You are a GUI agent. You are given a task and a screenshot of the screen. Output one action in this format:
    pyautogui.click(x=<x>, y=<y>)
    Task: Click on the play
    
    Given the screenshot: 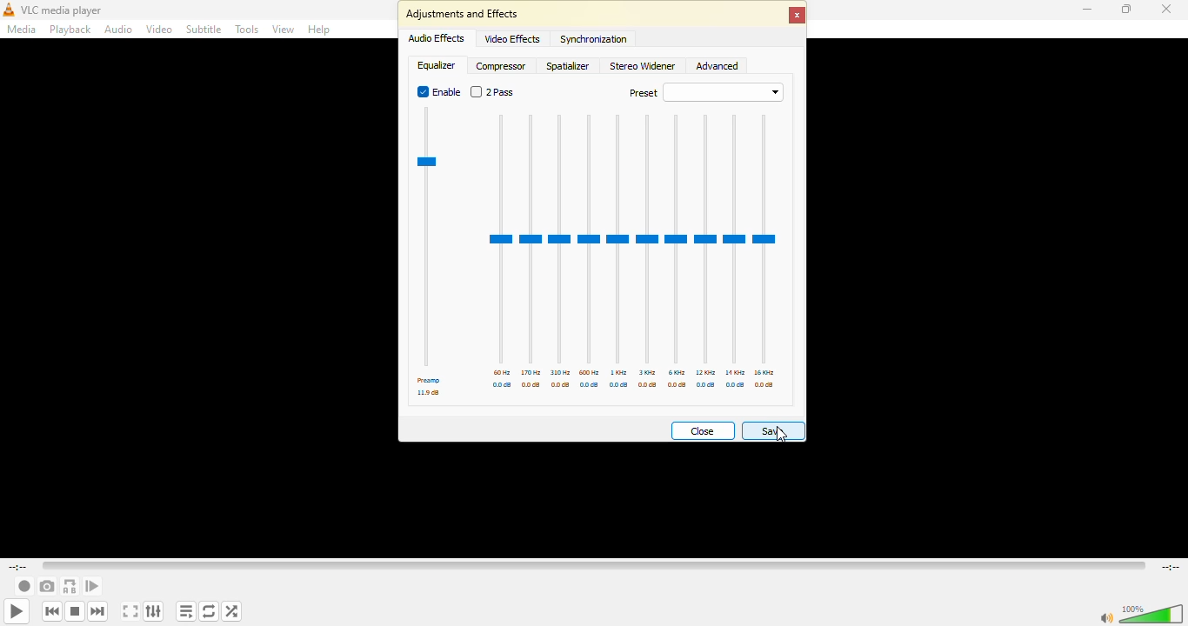 What is the action you would take?
    pyautogui.click(x=17, y=612)
    